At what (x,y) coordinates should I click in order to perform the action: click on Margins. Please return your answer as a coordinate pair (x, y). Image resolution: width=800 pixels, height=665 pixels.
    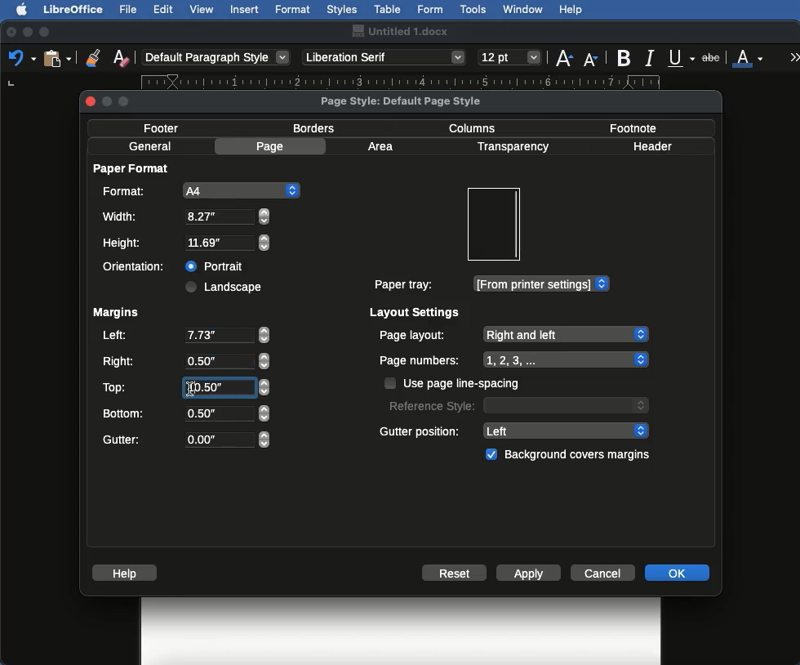
    Looking at the image, I should click on (115, 313).